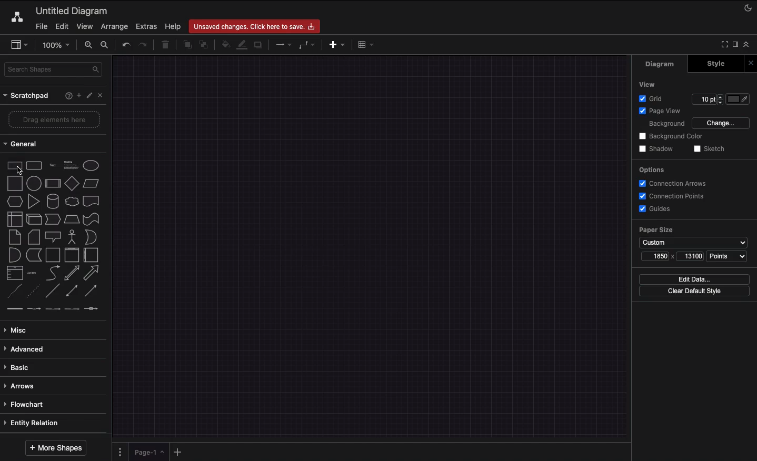  I want to click on Scratchpad , so click(26, 96).